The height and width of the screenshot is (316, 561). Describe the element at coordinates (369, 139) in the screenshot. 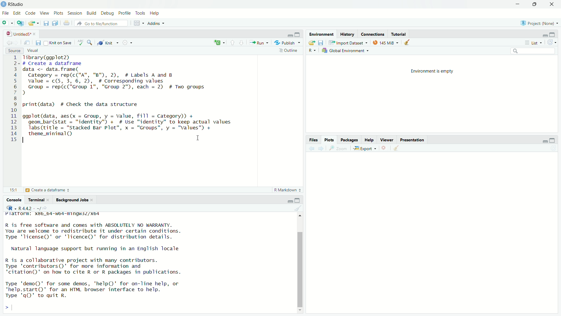

I see `Help` at that location.